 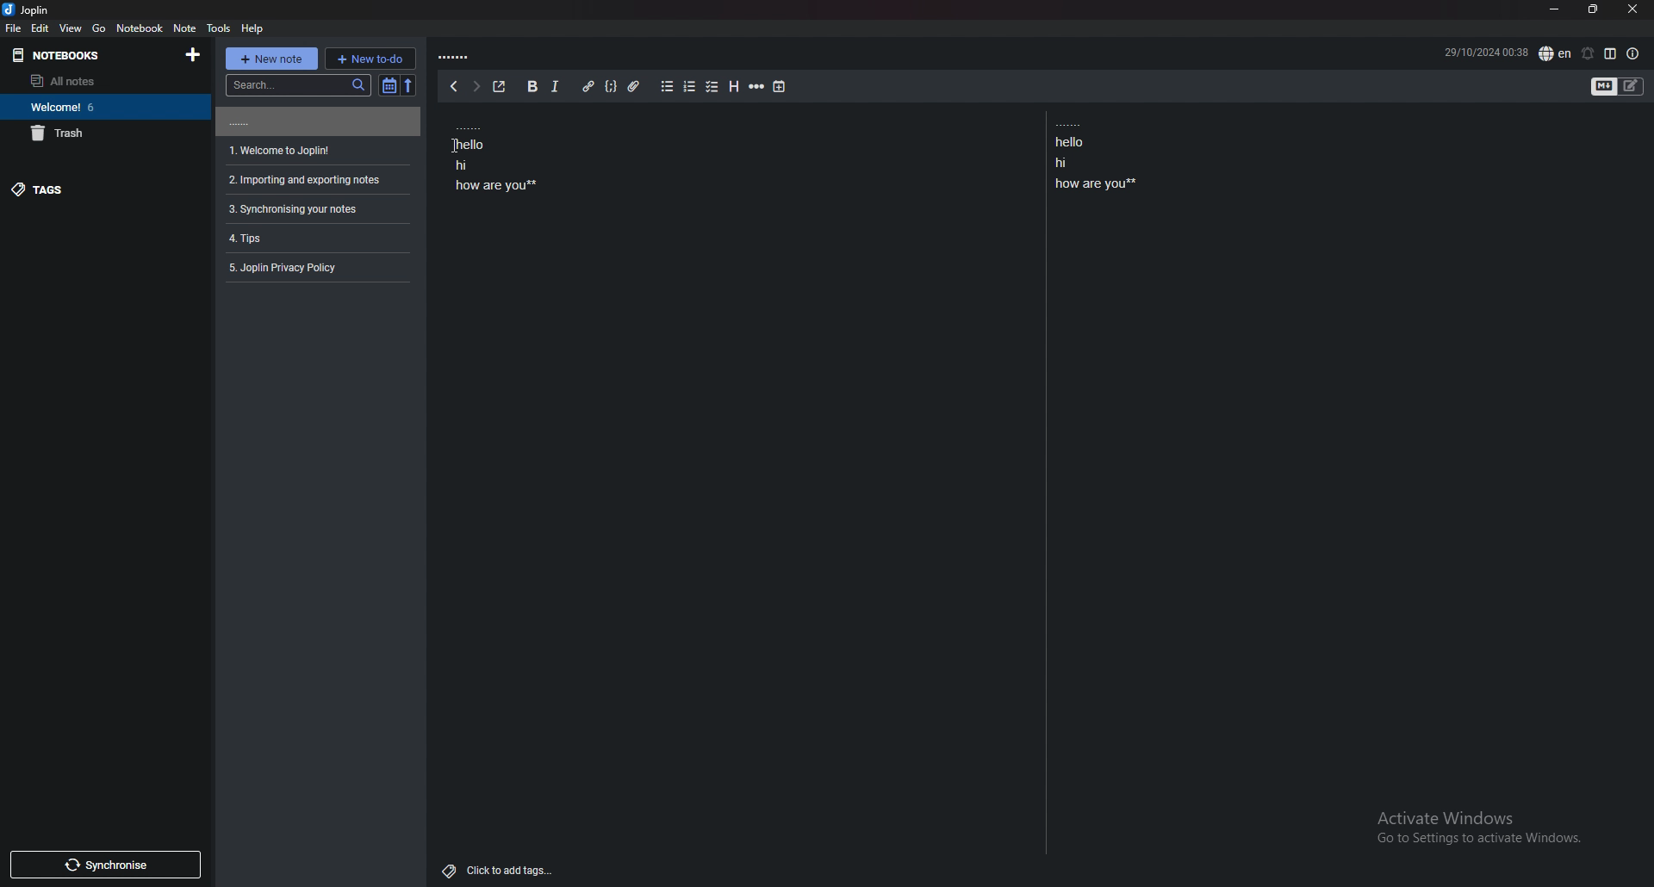 What do you see at coordinates (41, 28) in the screenshot?
I see `edit` at bounding box center [41, 28].